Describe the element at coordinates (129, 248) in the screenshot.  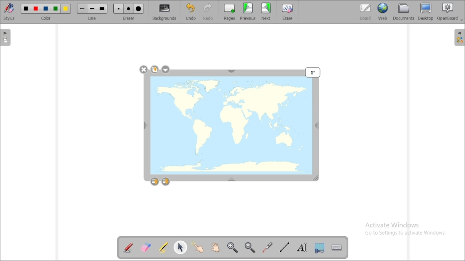
I see `annotate document` at that location.